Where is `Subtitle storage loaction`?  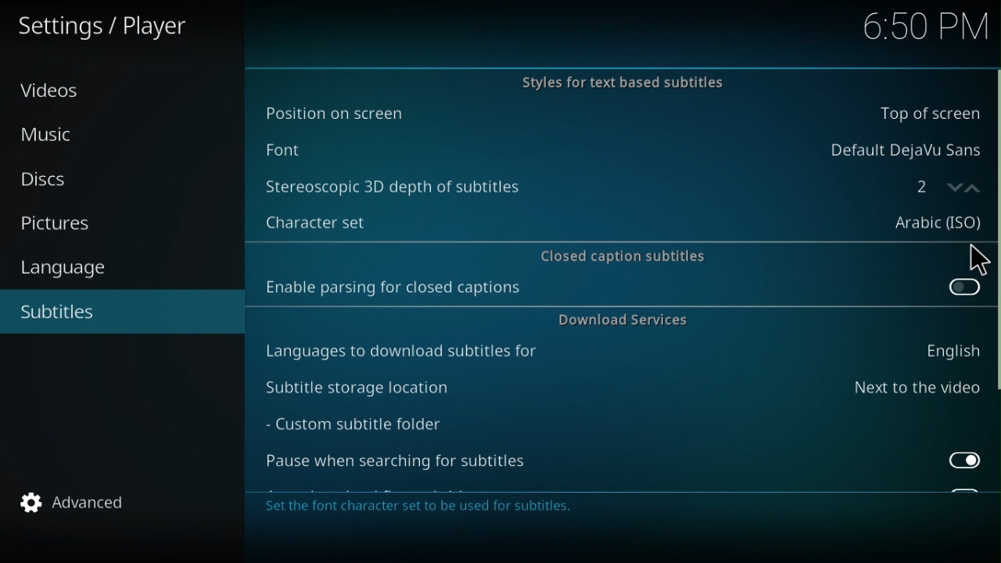
Subtitle storage loaction is located at coordinates (547, 388).